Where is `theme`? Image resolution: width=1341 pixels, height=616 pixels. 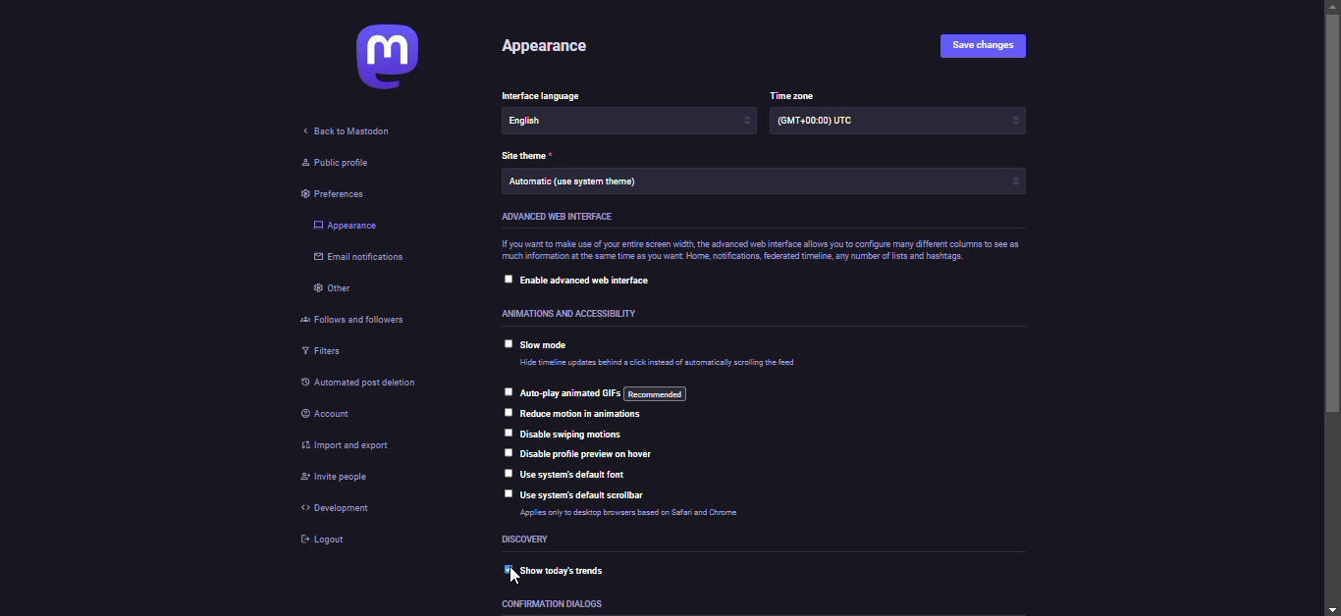
theme is located at coordinates (528, 157).